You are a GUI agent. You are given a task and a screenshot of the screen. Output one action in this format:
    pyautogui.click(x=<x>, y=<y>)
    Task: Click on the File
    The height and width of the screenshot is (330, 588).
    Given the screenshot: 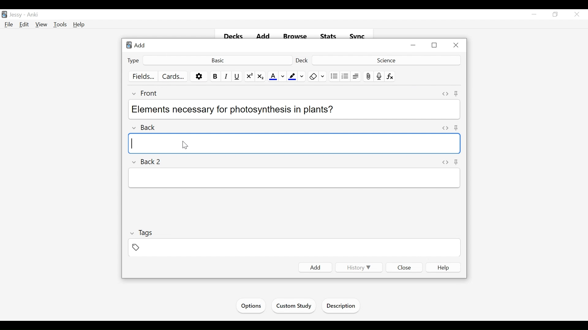 What is the action you would take?
    pyautogui.click(x=9, y=25)
    